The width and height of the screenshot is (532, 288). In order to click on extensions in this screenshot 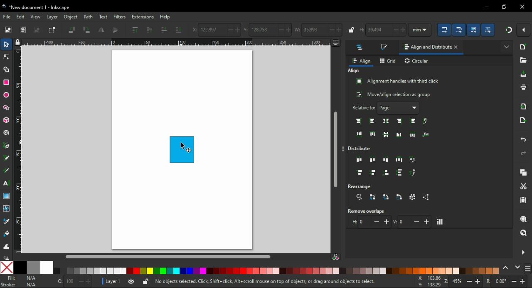, I will do `click(143, 17)`.